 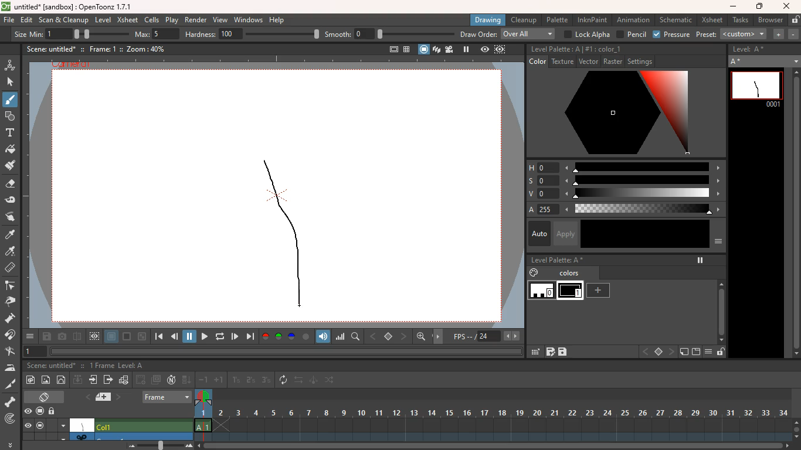 I want to click on beggining, so click(x=157, y=337).